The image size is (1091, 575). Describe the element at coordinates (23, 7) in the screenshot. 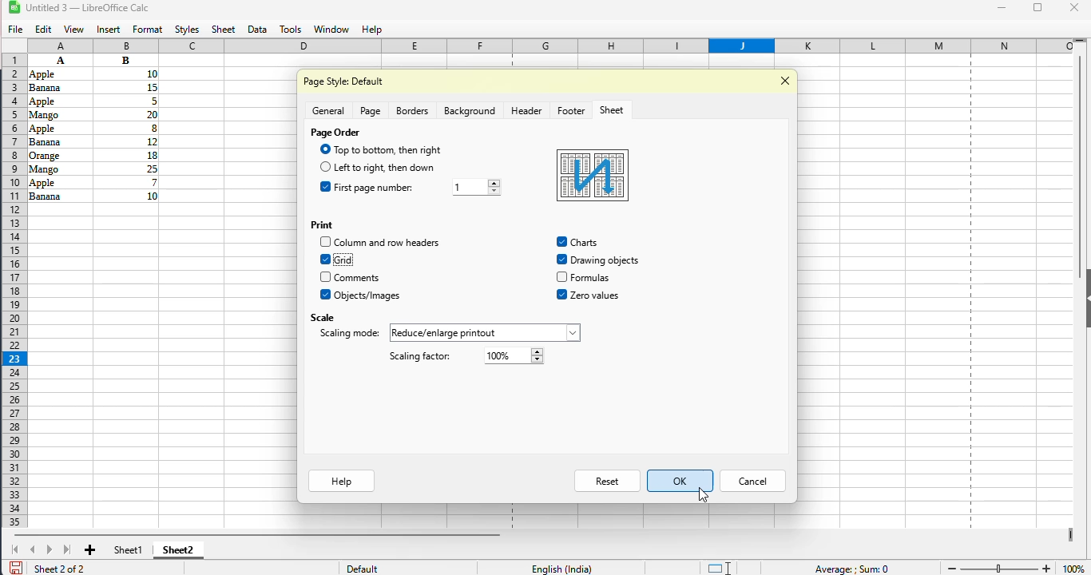

I see `LibreOffice logo` at that location.